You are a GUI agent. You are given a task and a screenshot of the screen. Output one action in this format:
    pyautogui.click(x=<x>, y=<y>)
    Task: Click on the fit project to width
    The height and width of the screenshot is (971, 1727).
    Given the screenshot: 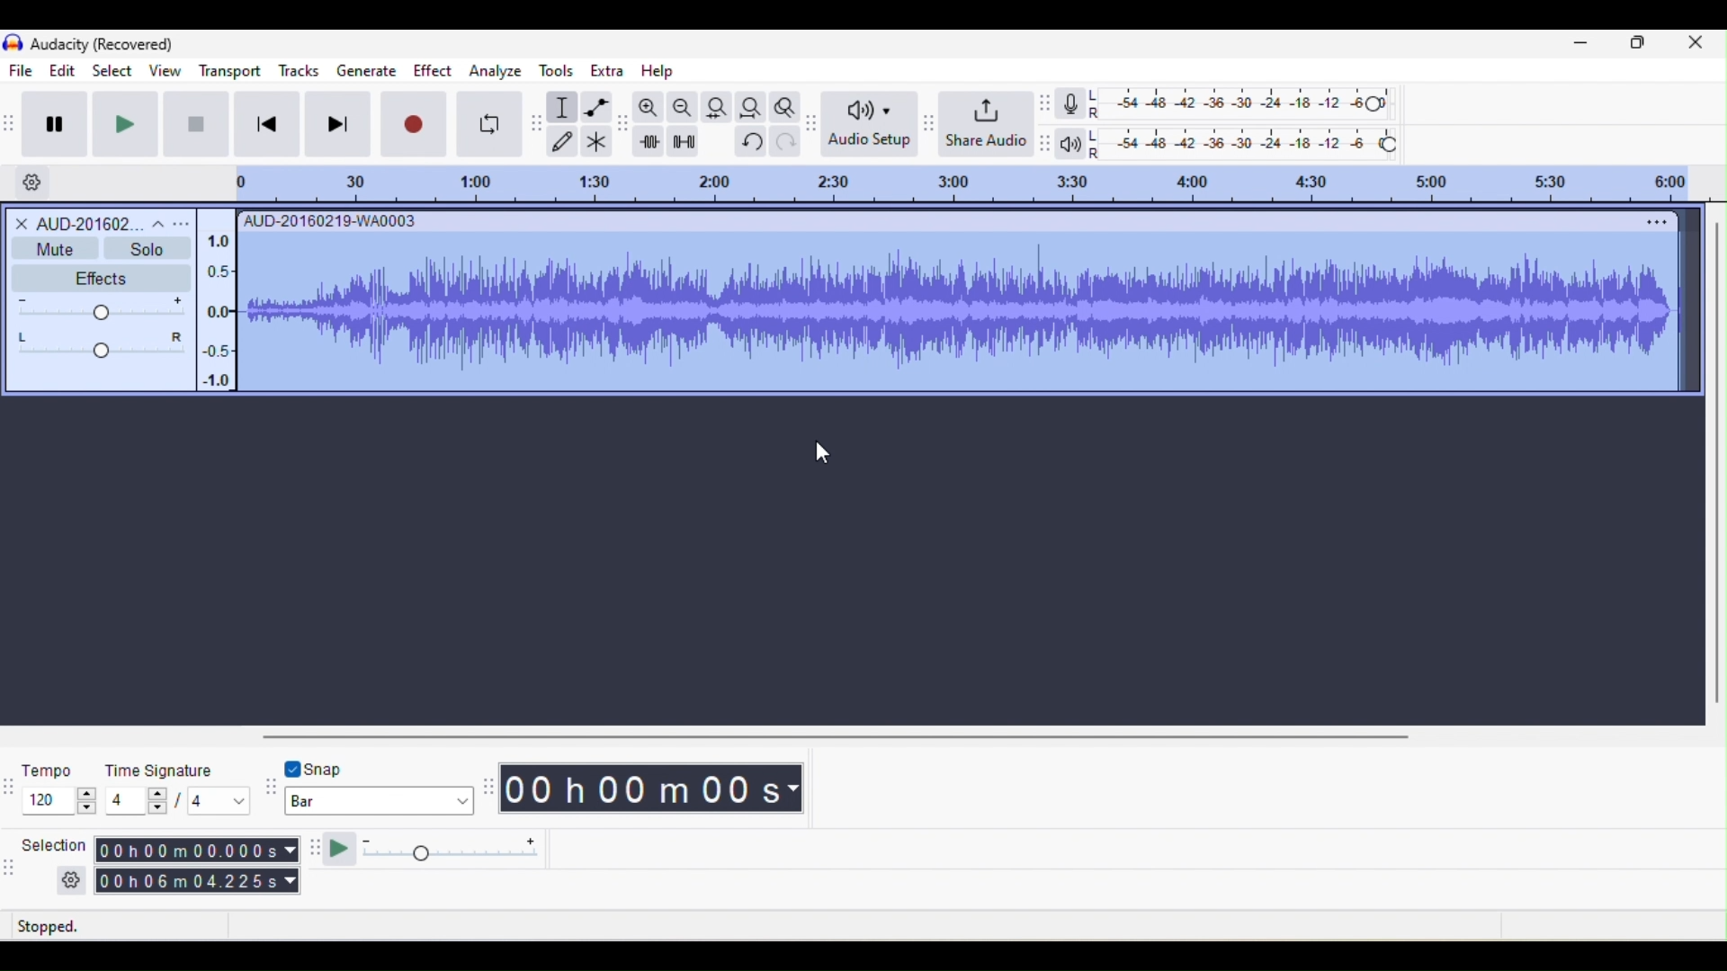 What is the action you would take?
    pyautogui.click(x=752, y=103)
    